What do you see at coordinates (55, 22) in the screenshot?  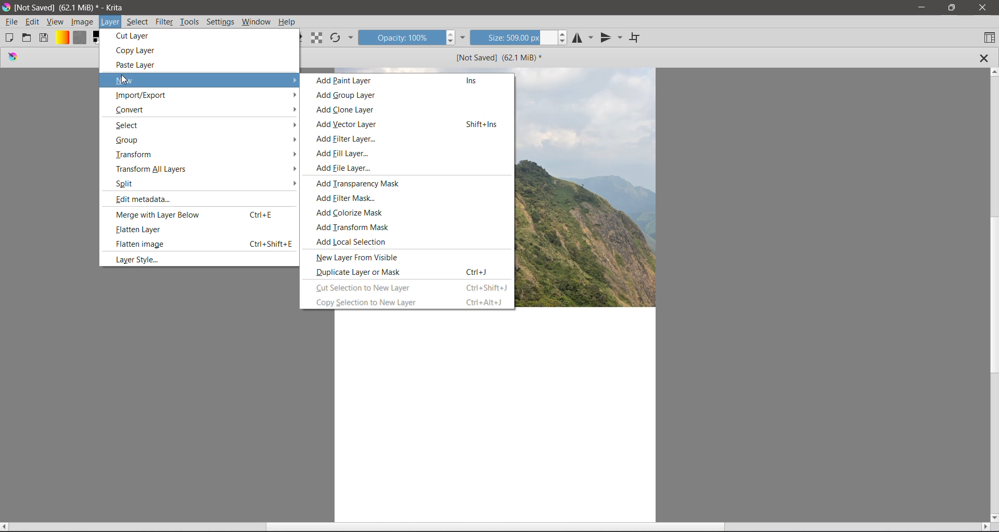 I see `View` at bounding box center [55, 22].